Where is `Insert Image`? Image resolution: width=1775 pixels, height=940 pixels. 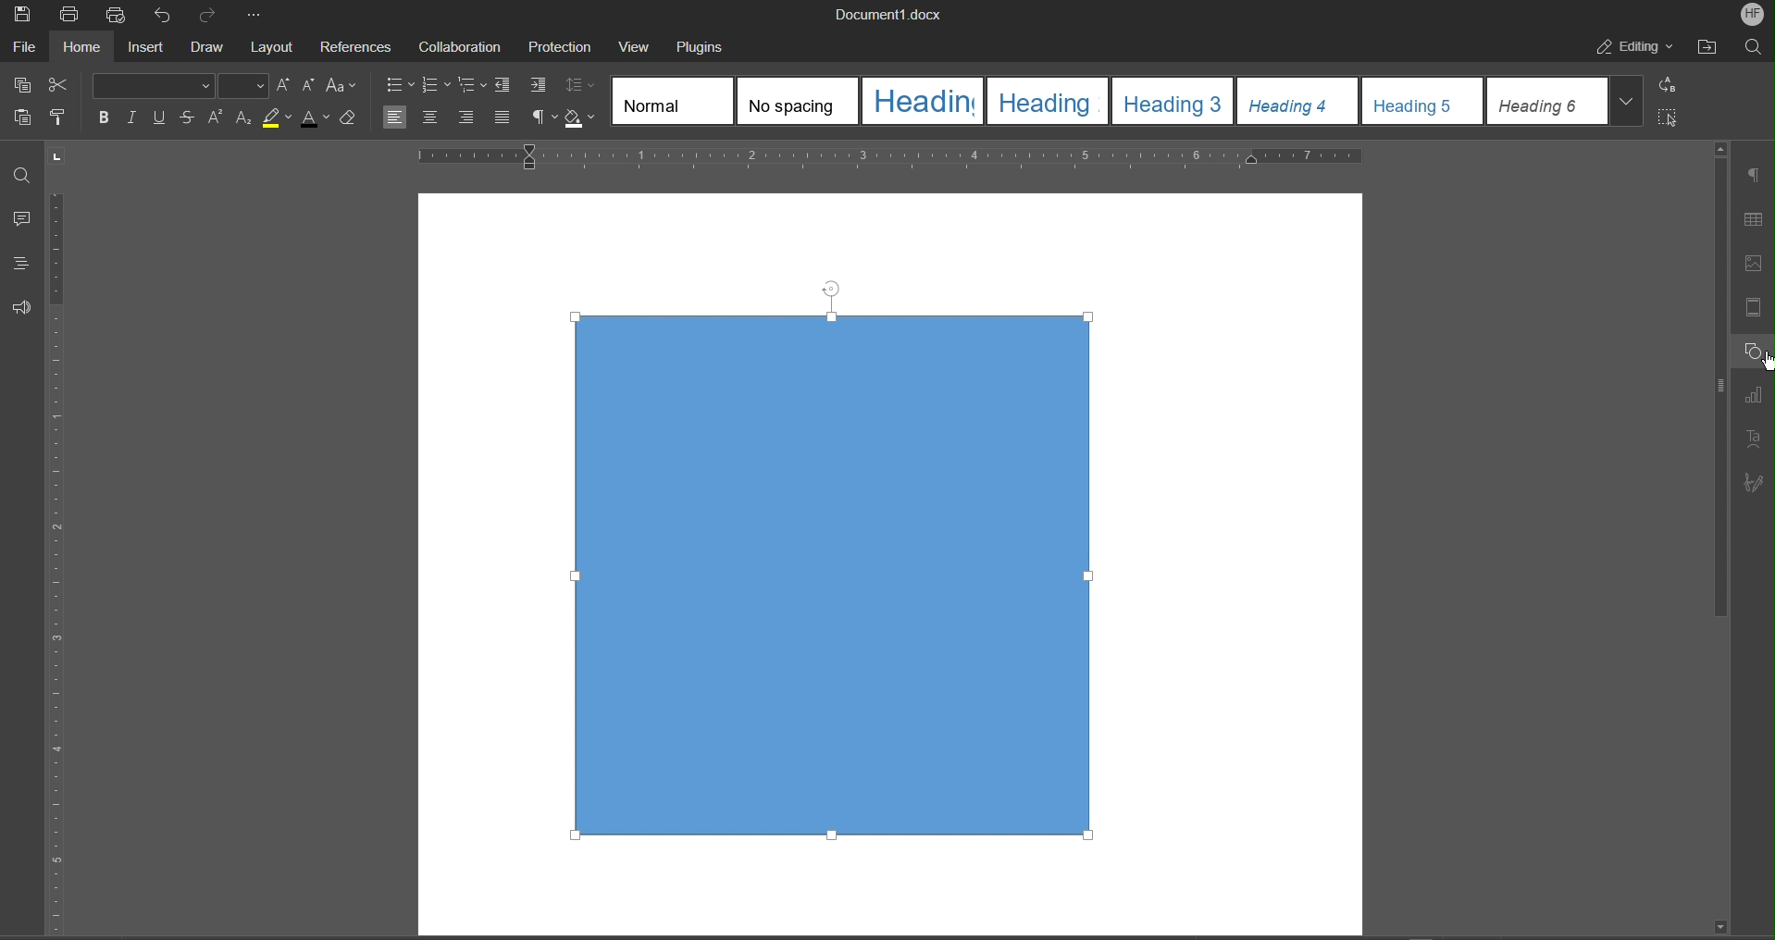 Insert Image is located at coordinates (1758, 265).